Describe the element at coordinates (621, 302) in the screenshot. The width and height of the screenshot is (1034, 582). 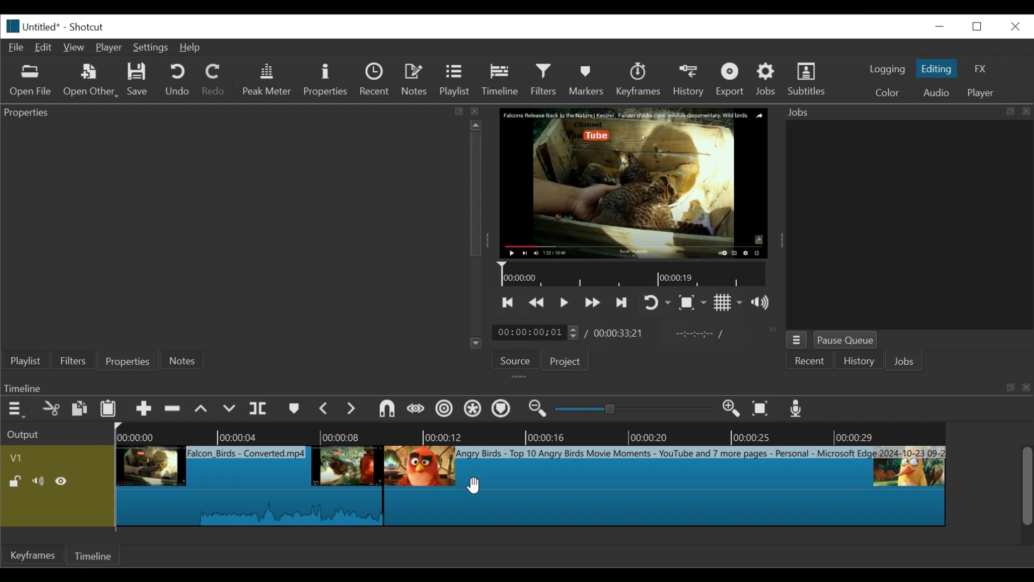
I see `Skip to the next point` at that location.